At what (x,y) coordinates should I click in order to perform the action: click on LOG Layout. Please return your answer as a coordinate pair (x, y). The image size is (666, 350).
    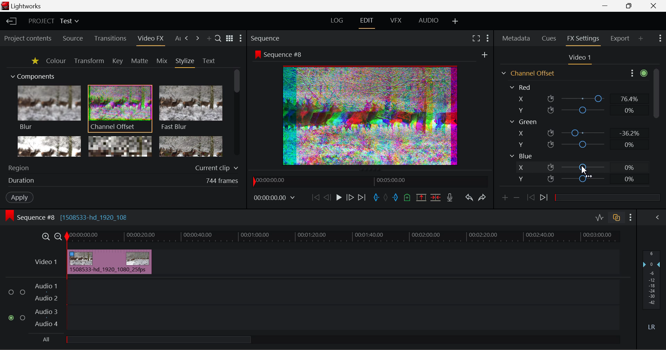
    Looking at the image, I should click on (337, 22).